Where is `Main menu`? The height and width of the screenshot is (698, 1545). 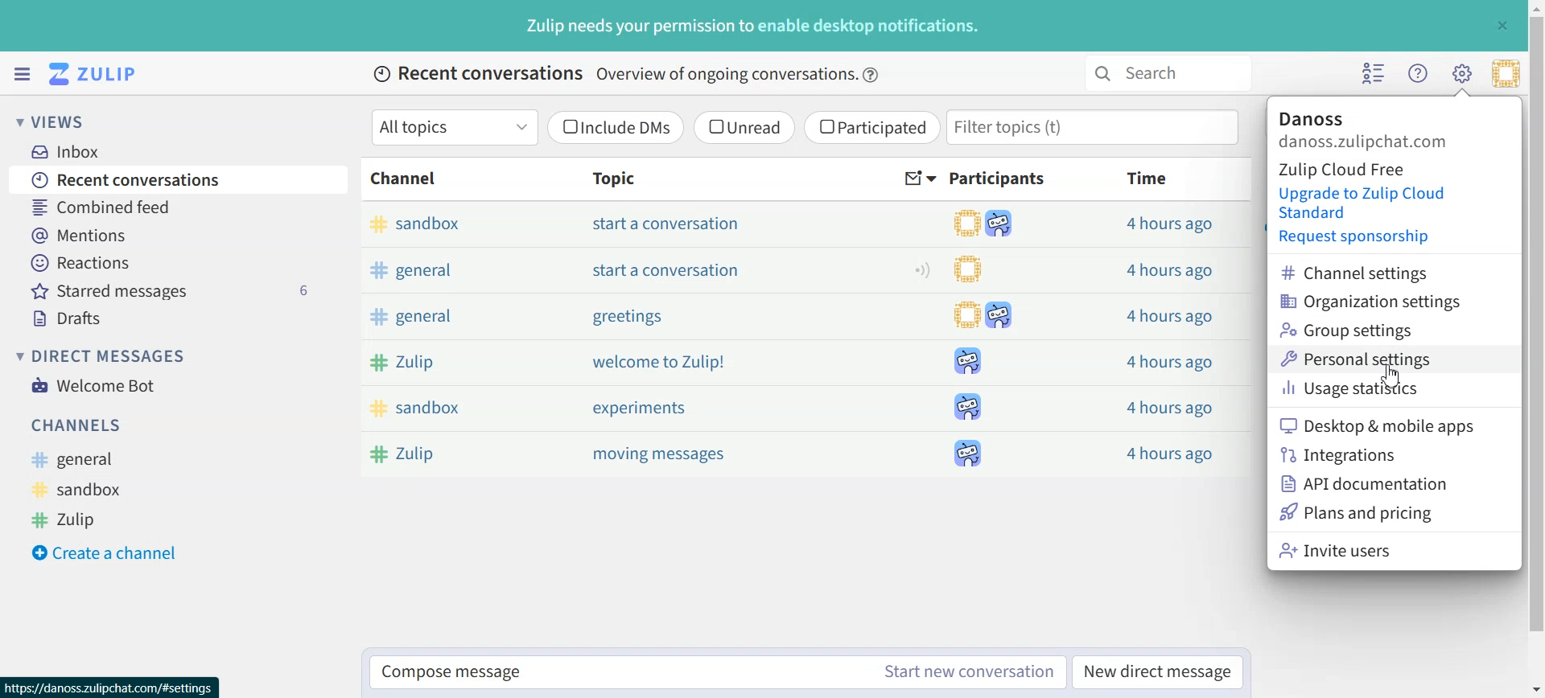
Main menu is located at coordinates (1461, 72).